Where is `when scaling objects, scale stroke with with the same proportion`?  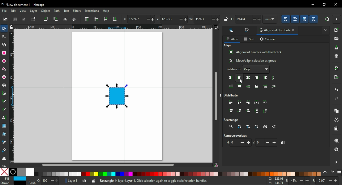 when scaling objects, scale stroke with with the same proportion is located at coordinates (286, 20).